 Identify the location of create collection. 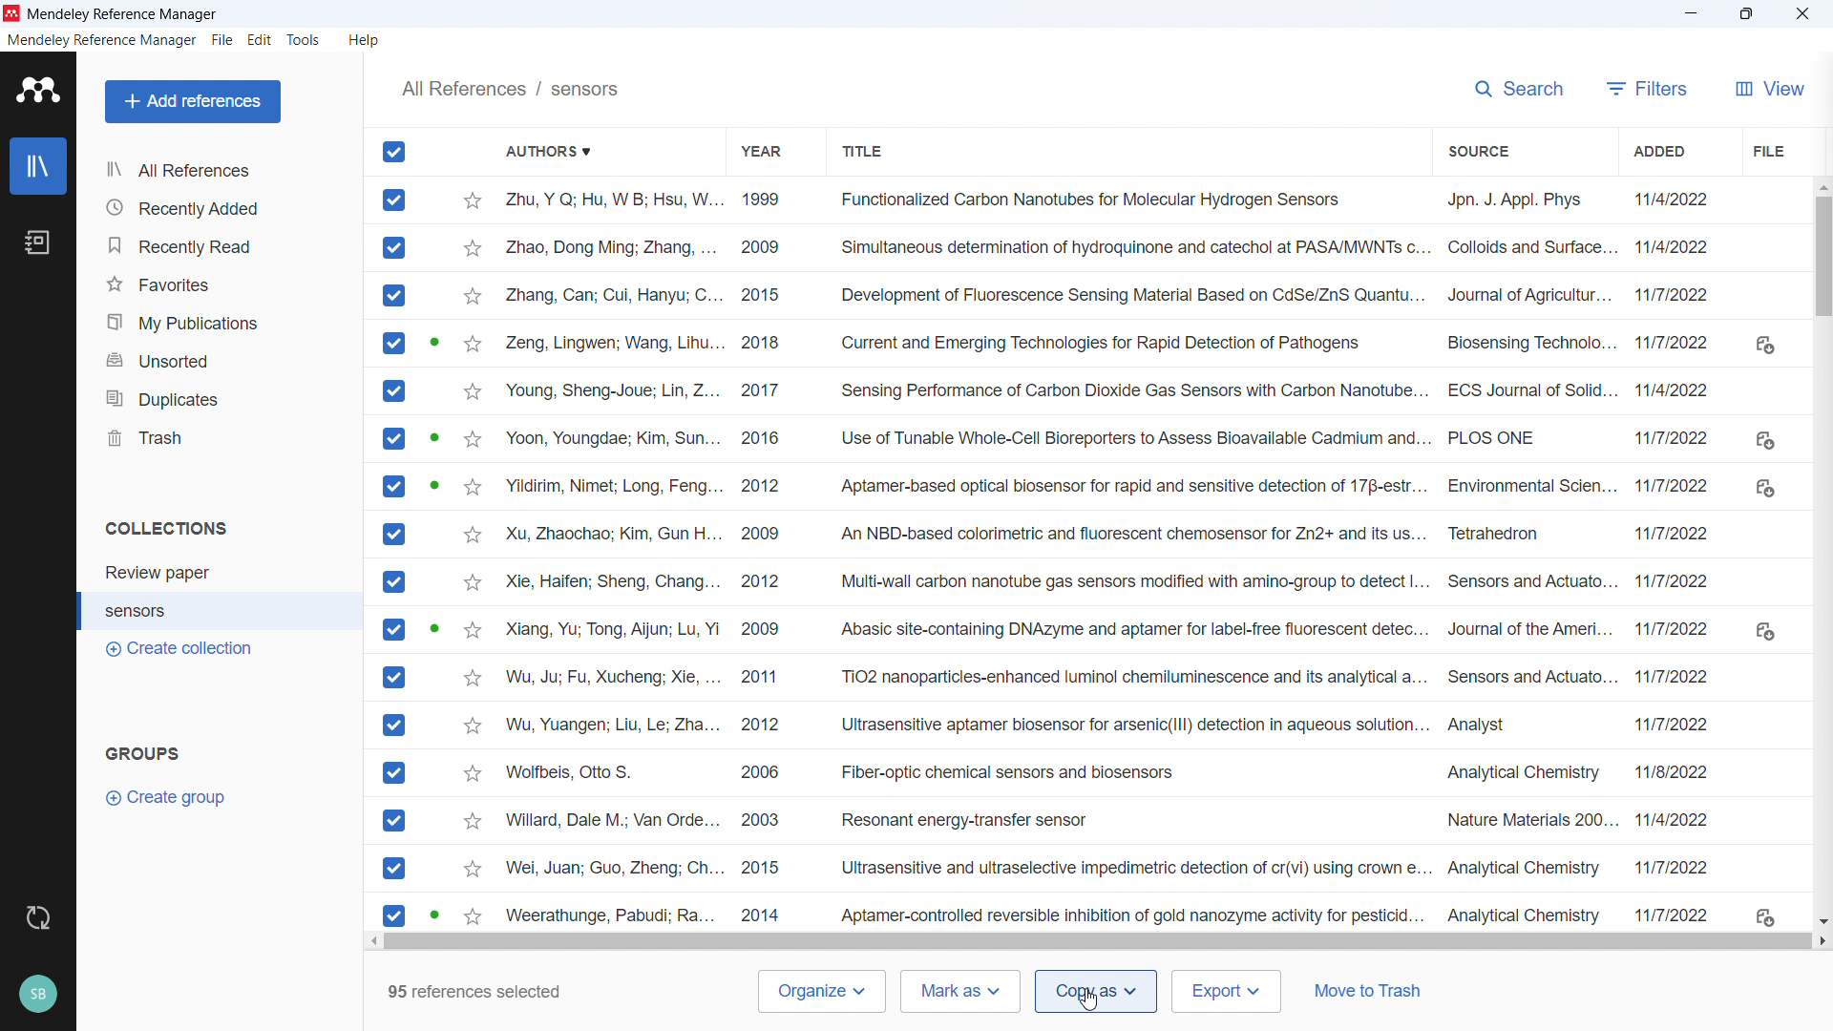
(183, 649).